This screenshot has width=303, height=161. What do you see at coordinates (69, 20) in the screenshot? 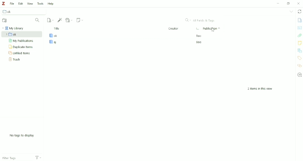
I see `Add Attachment` at bounding box center [69, 20].